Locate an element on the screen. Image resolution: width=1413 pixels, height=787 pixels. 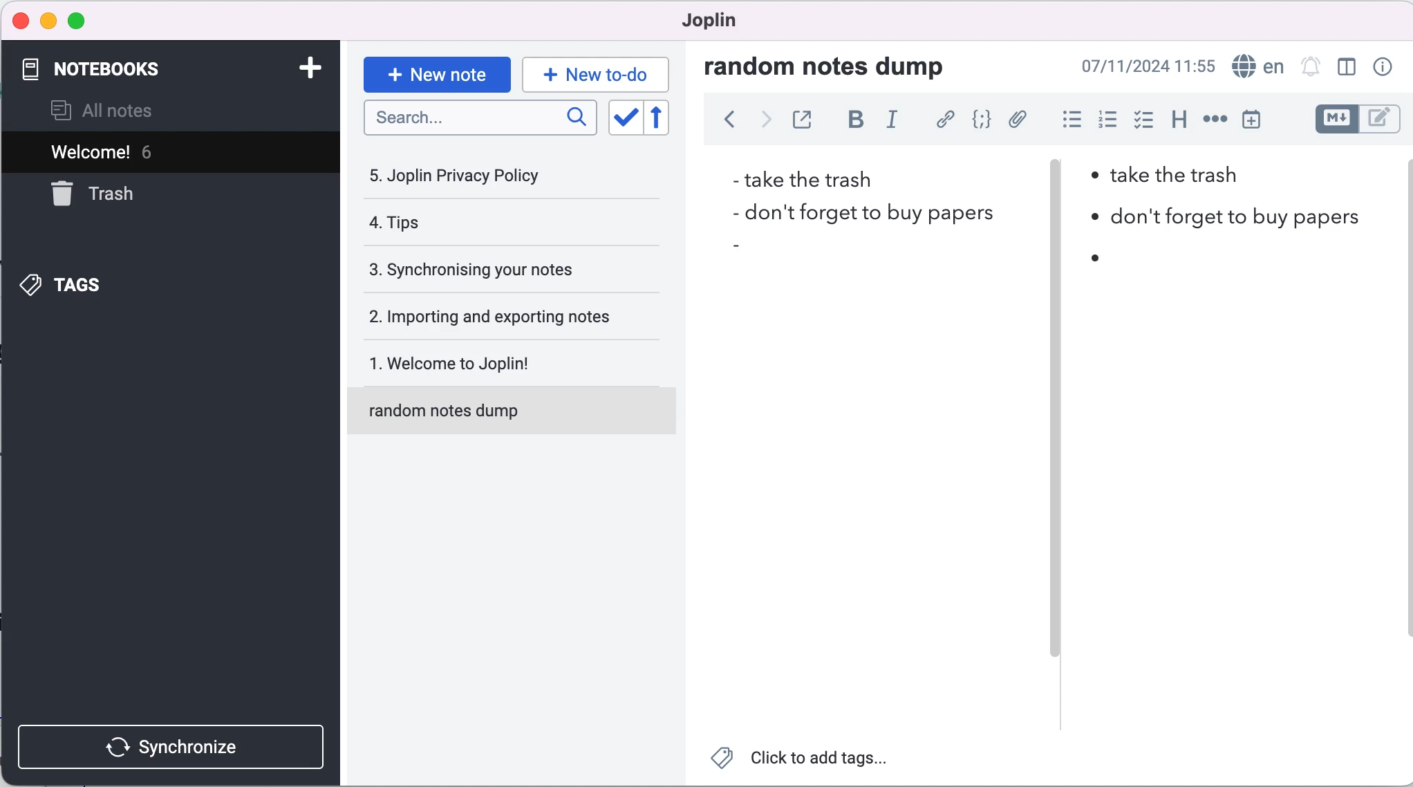
welcome to joplin! is located at coordinates (499, 366).